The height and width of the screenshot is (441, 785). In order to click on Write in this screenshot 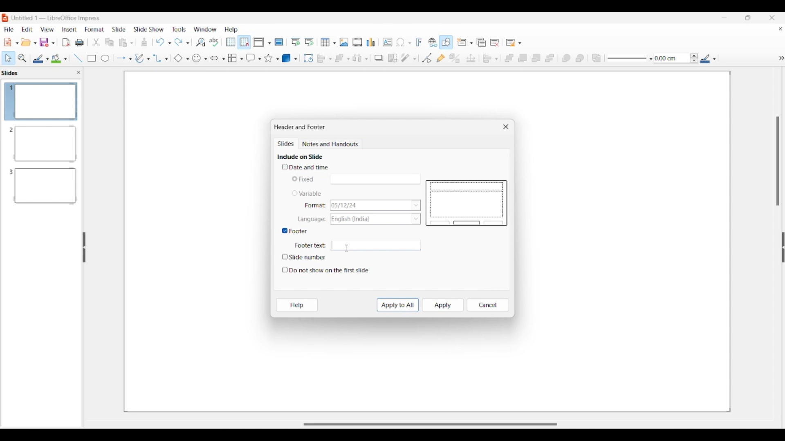, I will do `click(140, 57)`.